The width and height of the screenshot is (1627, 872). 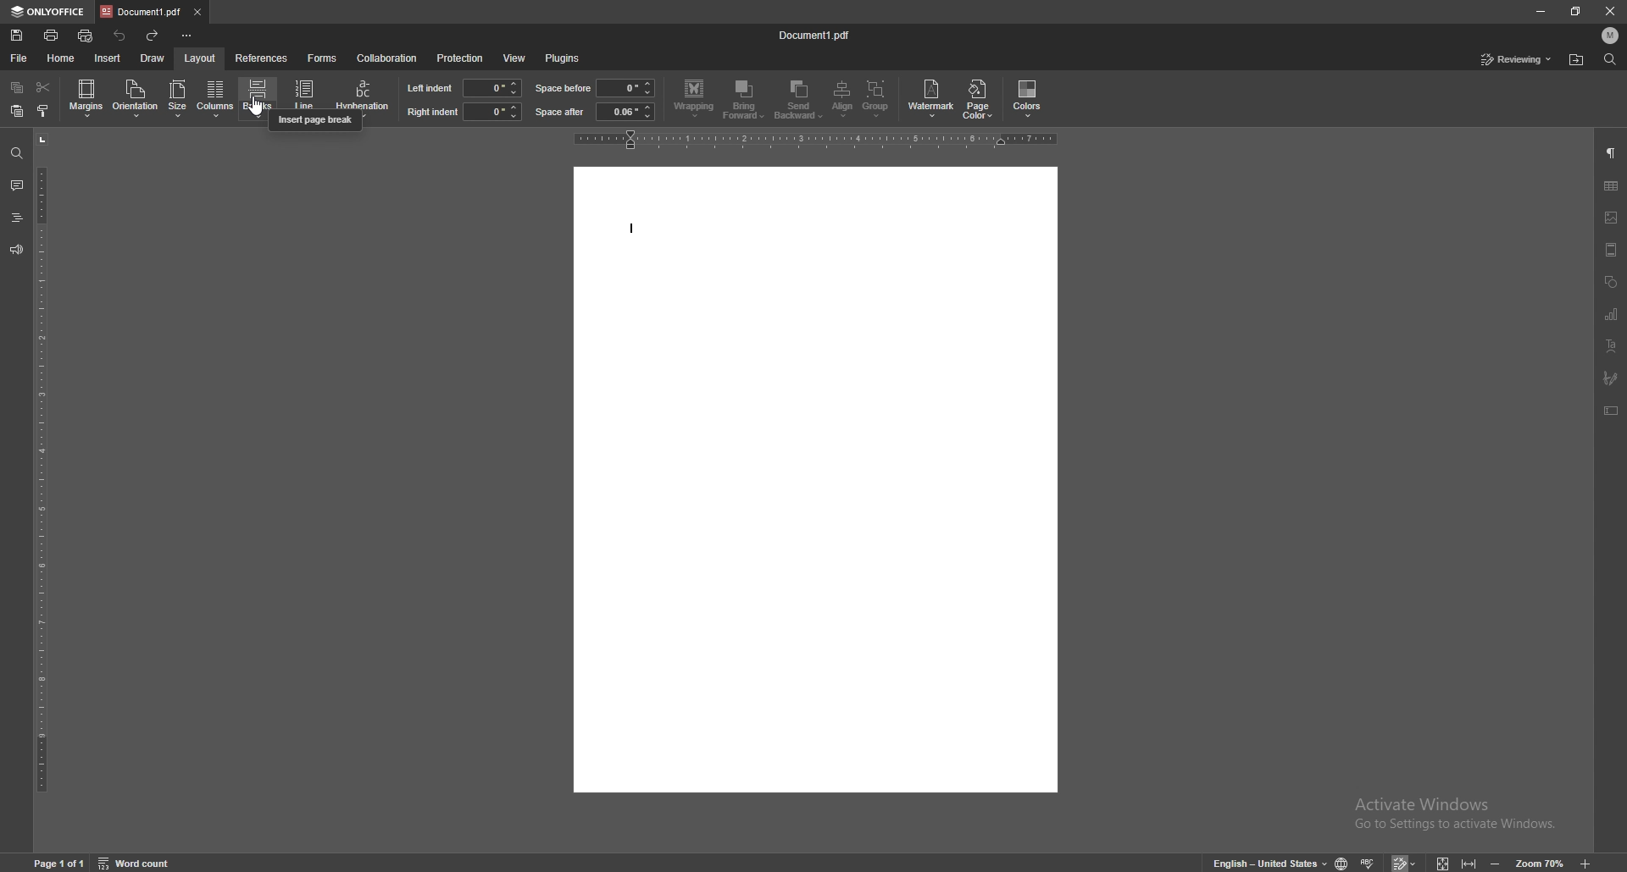 What do you see at coordinates (314, 119) in the screenshot?
I see `cursor description` at bounding box center [314, 119].